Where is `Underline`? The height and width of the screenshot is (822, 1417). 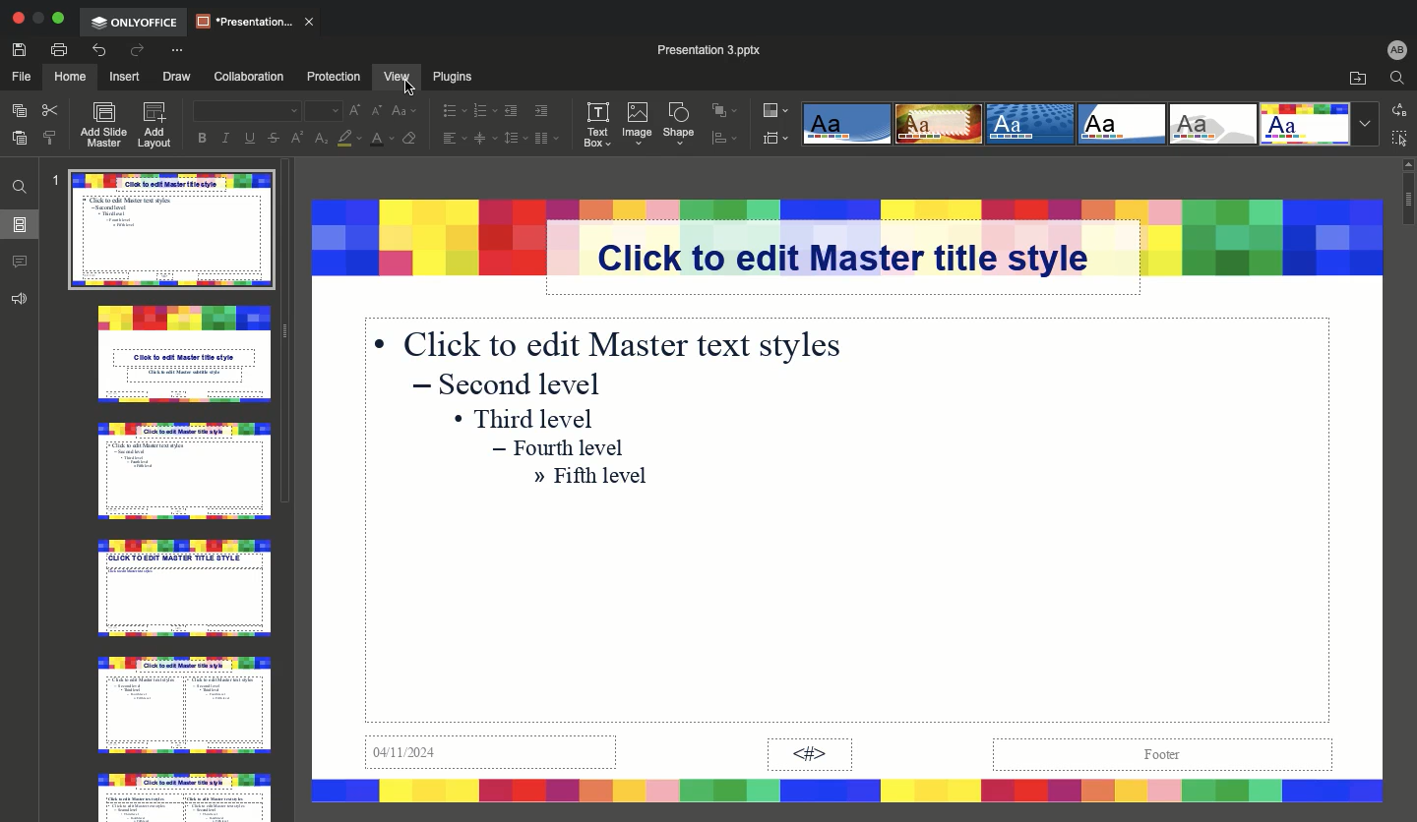
Underline is located at coordinates (250, 138).